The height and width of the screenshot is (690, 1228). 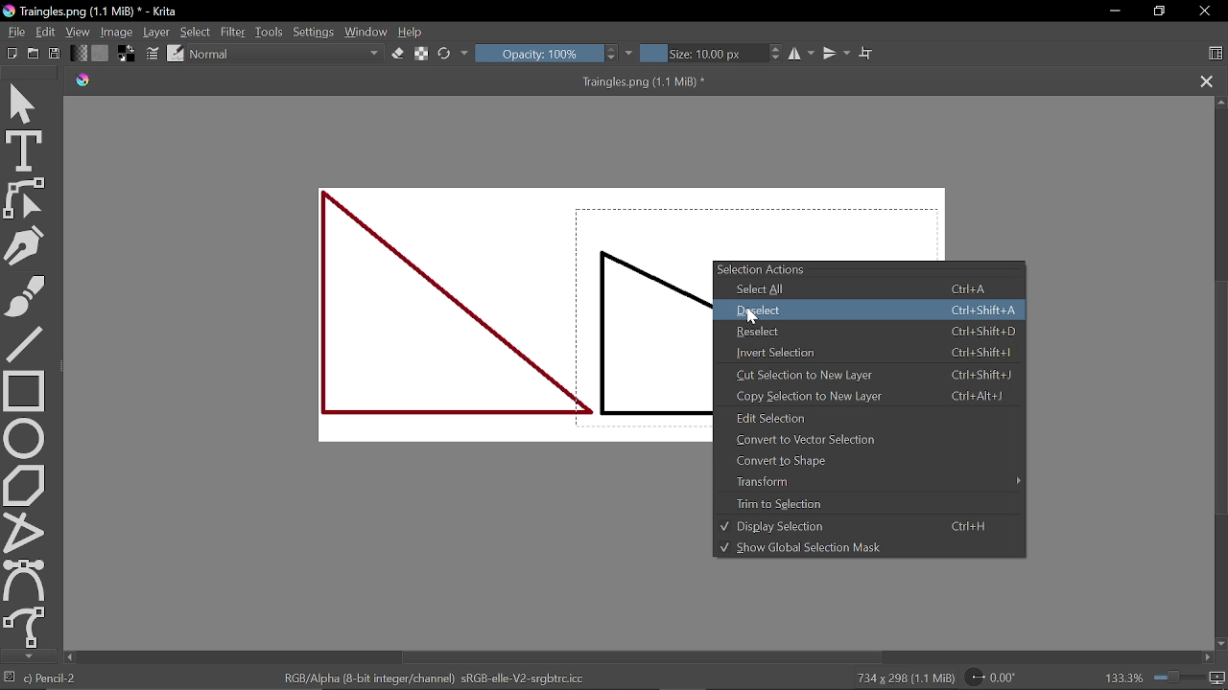 I want to click on opacity: 100%, so click(x=555, y=53).